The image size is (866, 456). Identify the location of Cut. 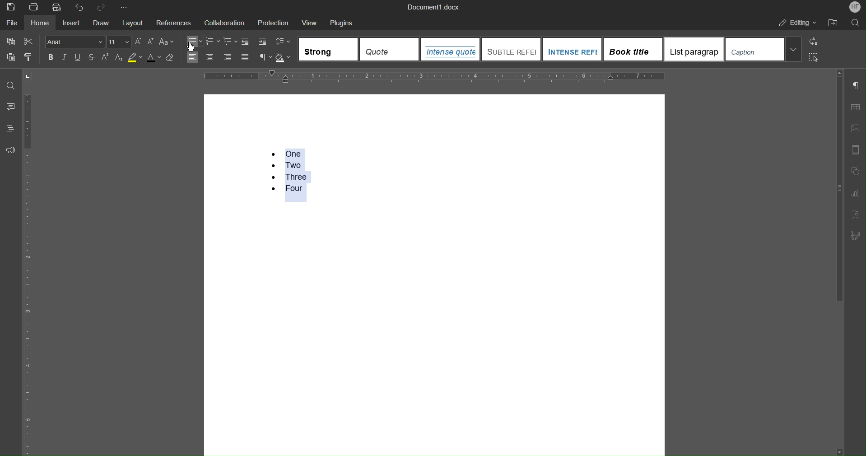
(29, 42).